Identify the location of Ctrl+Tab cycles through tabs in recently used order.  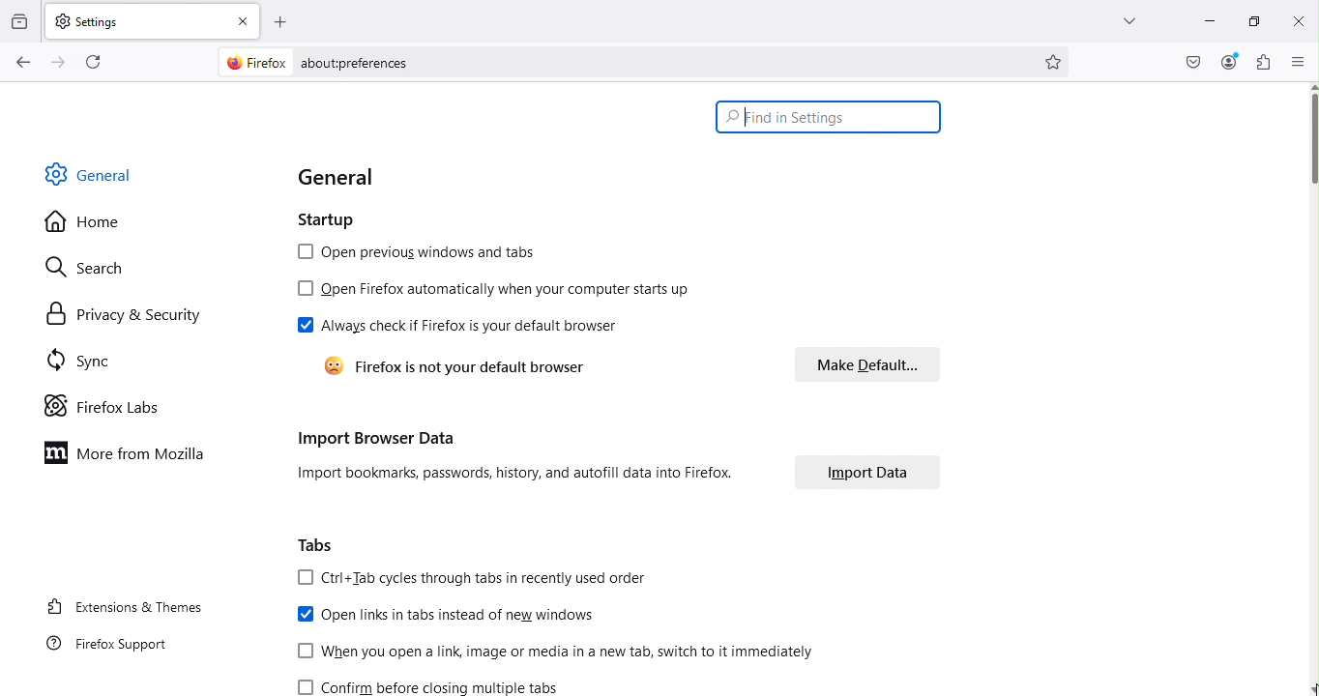
(477, 579).